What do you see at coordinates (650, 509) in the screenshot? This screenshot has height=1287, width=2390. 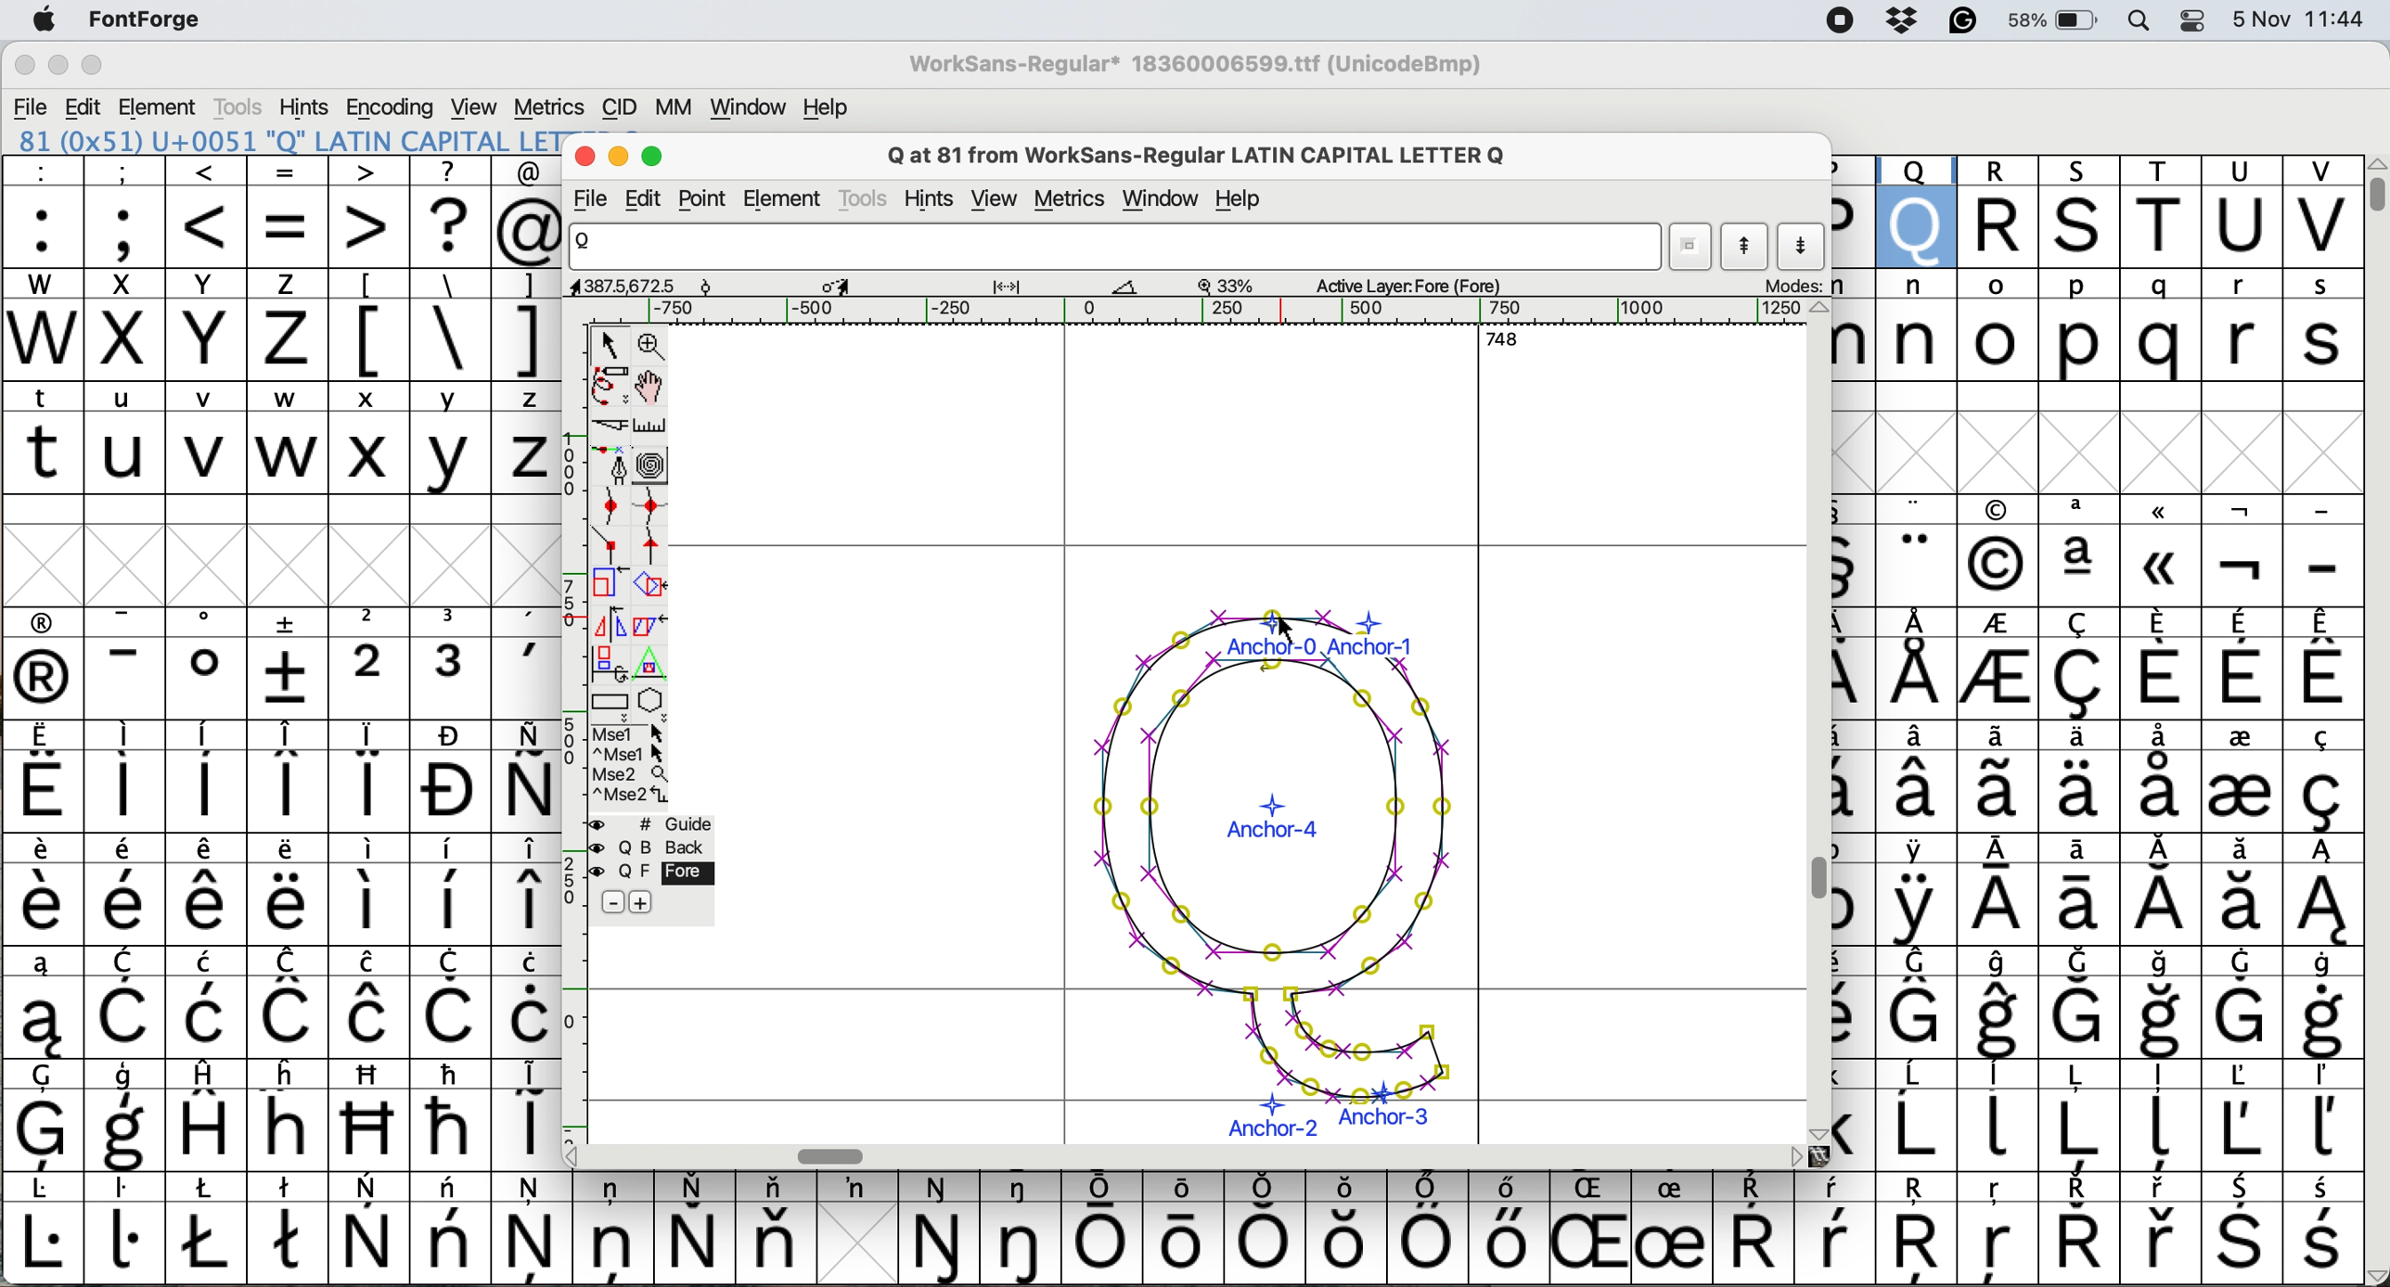 I see `add a curve point horizontal or vertical` at bounding box center [650, 509].